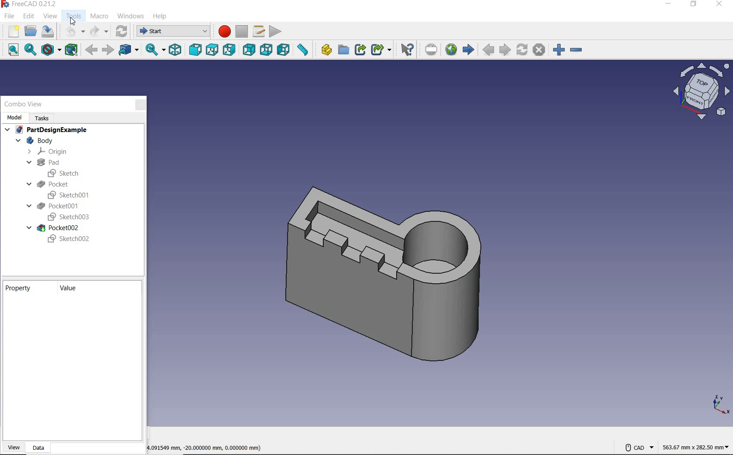 This screenshot has width=733, height=455. What do you see at coordinates (30, 5) in the screenshot?
I see `FreeCAD 0.21.2 (Application name)` at bounding box center [30, 5].